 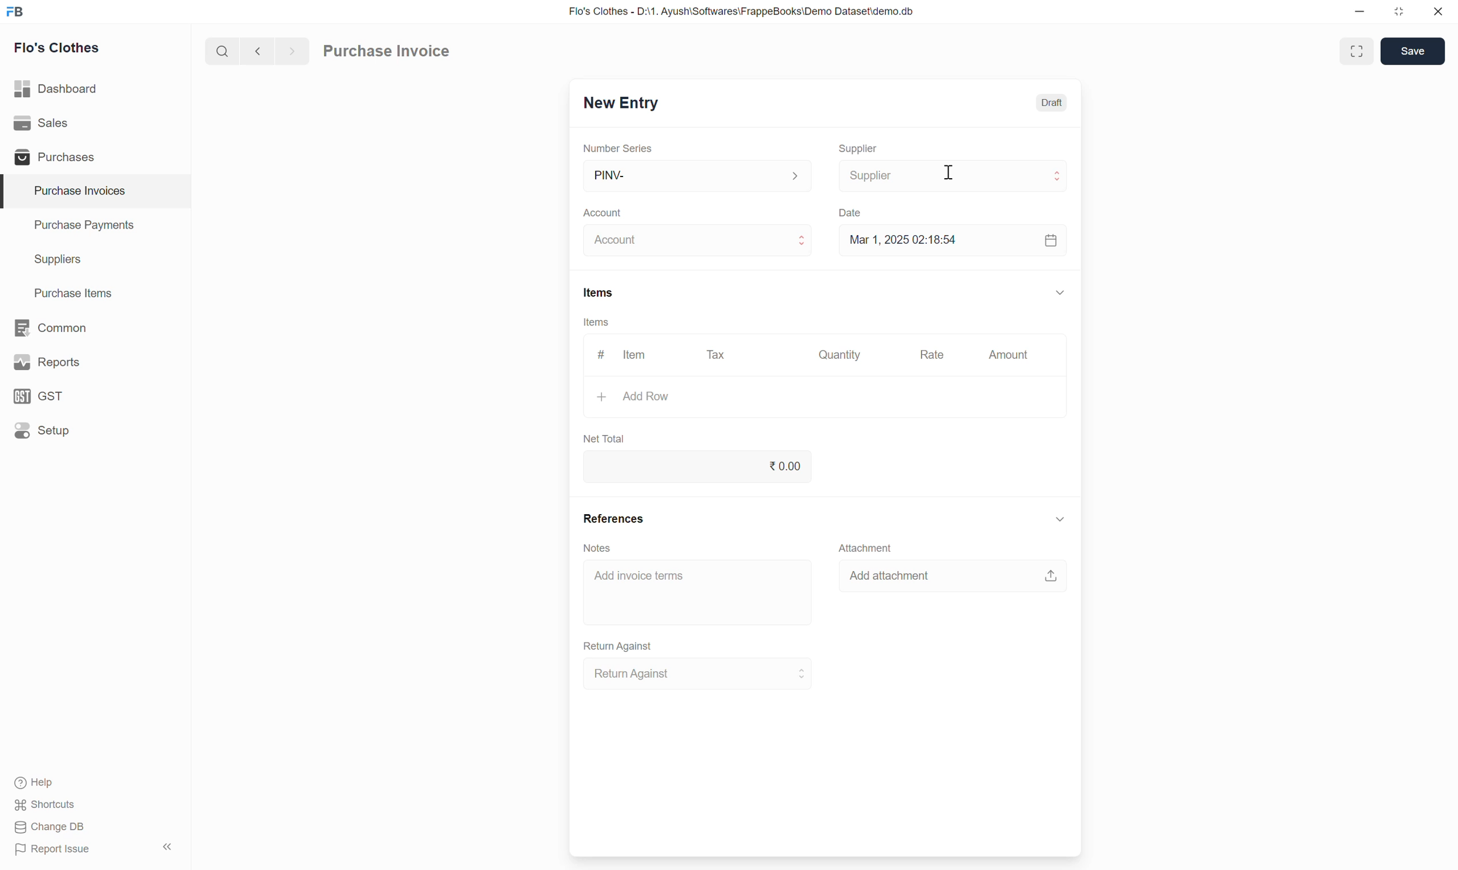 What do you see at coordinates (618, 148) in the screenshot?
I see `Number Series` at bounding box center [618, 148].